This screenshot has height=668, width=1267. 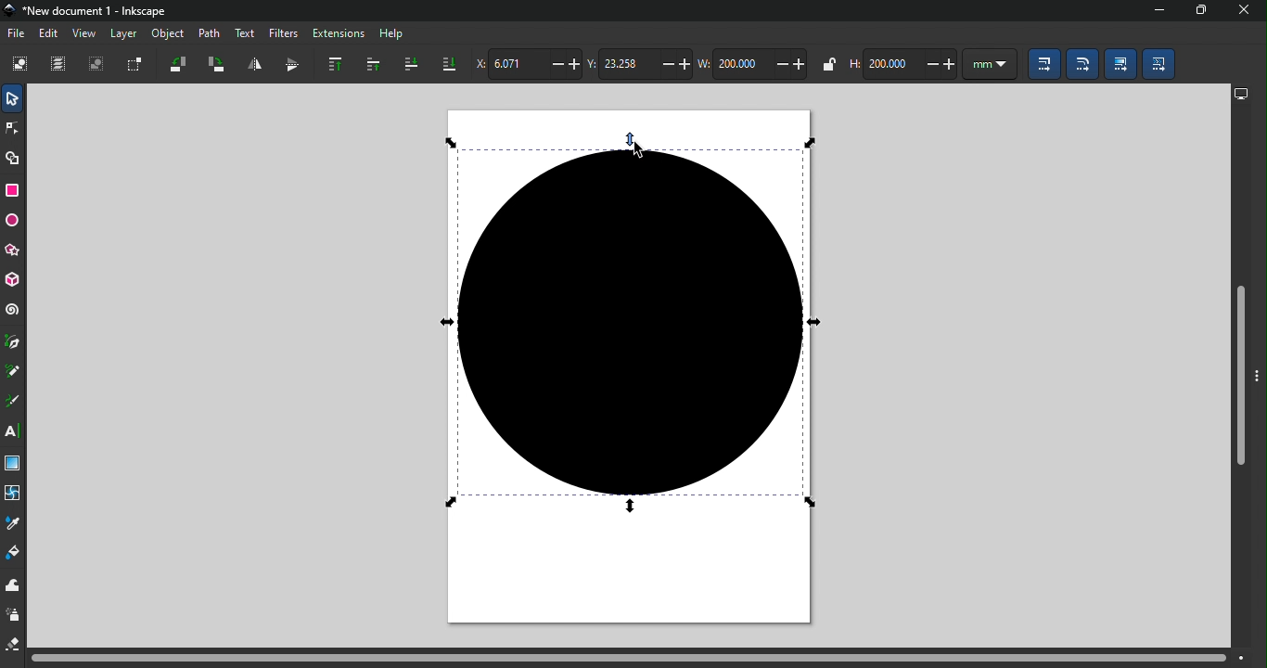 What do you see at coordinates (390, 32) in the screenshot?
I see `Help` at bounding box center [390, 32].